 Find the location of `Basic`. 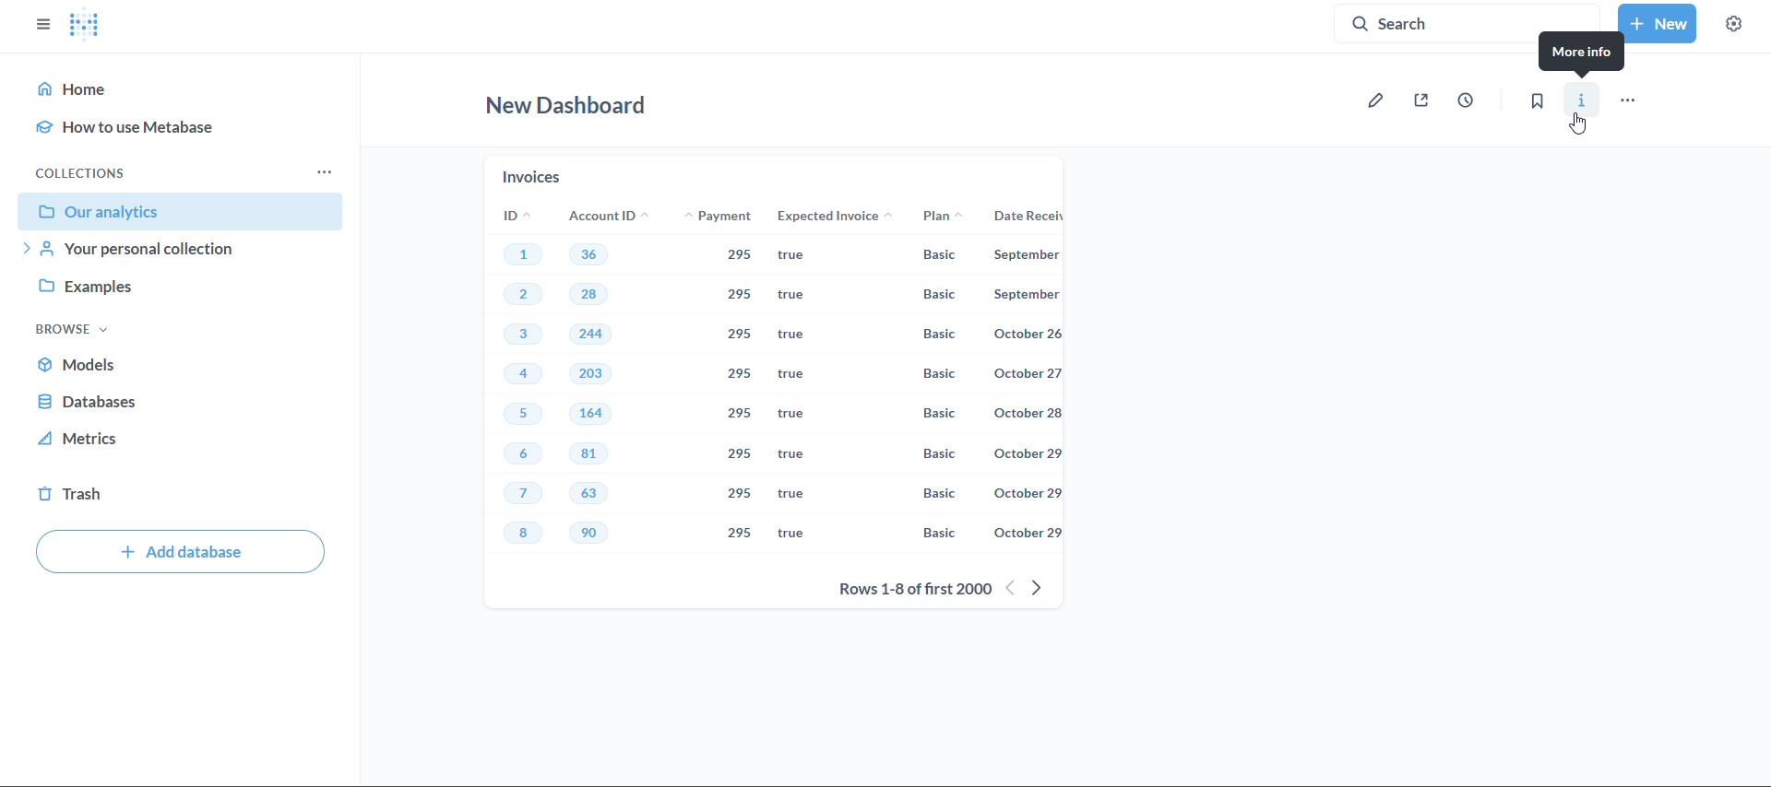

Basic is located at coordinates (943, 374).